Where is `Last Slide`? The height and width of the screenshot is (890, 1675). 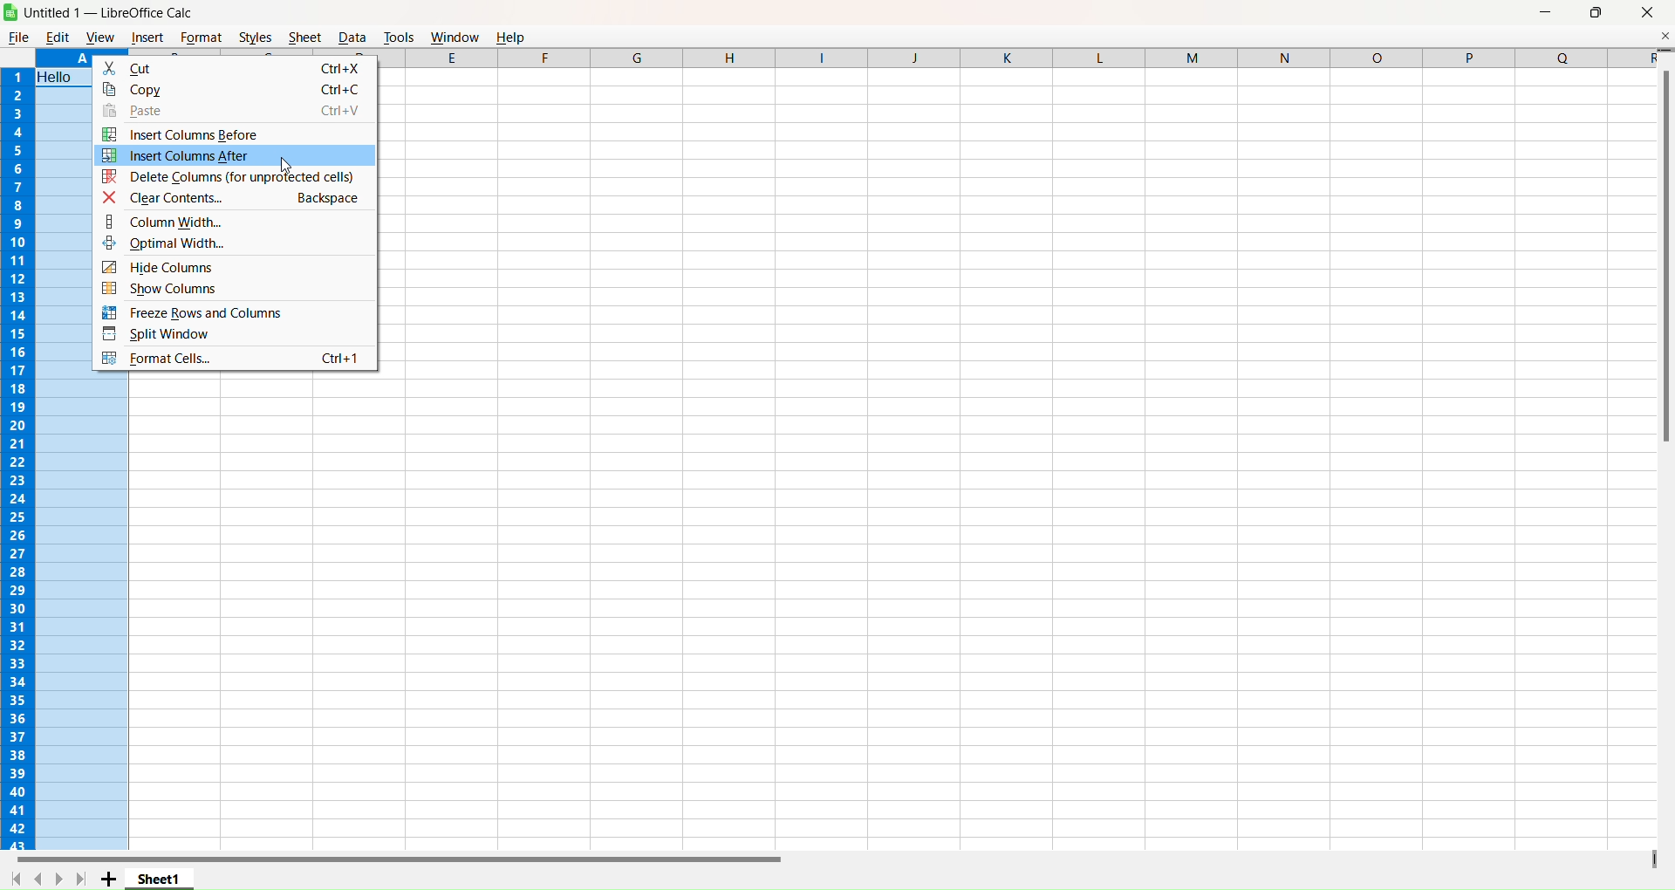
Last Slide is located at coordinates (81, 879).